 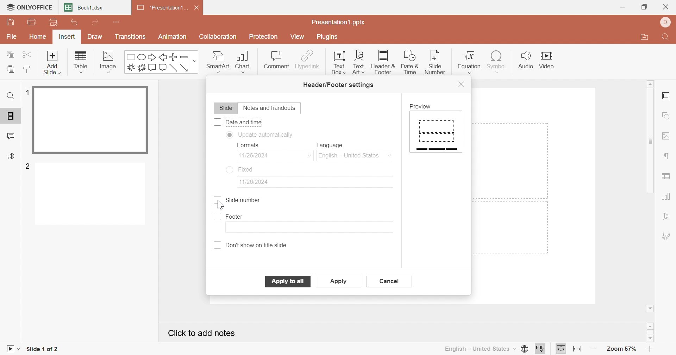 What do you see at coordinates (666, 236) in the screenshot?
I see `Signature settings` at bounding box center [666, 236].